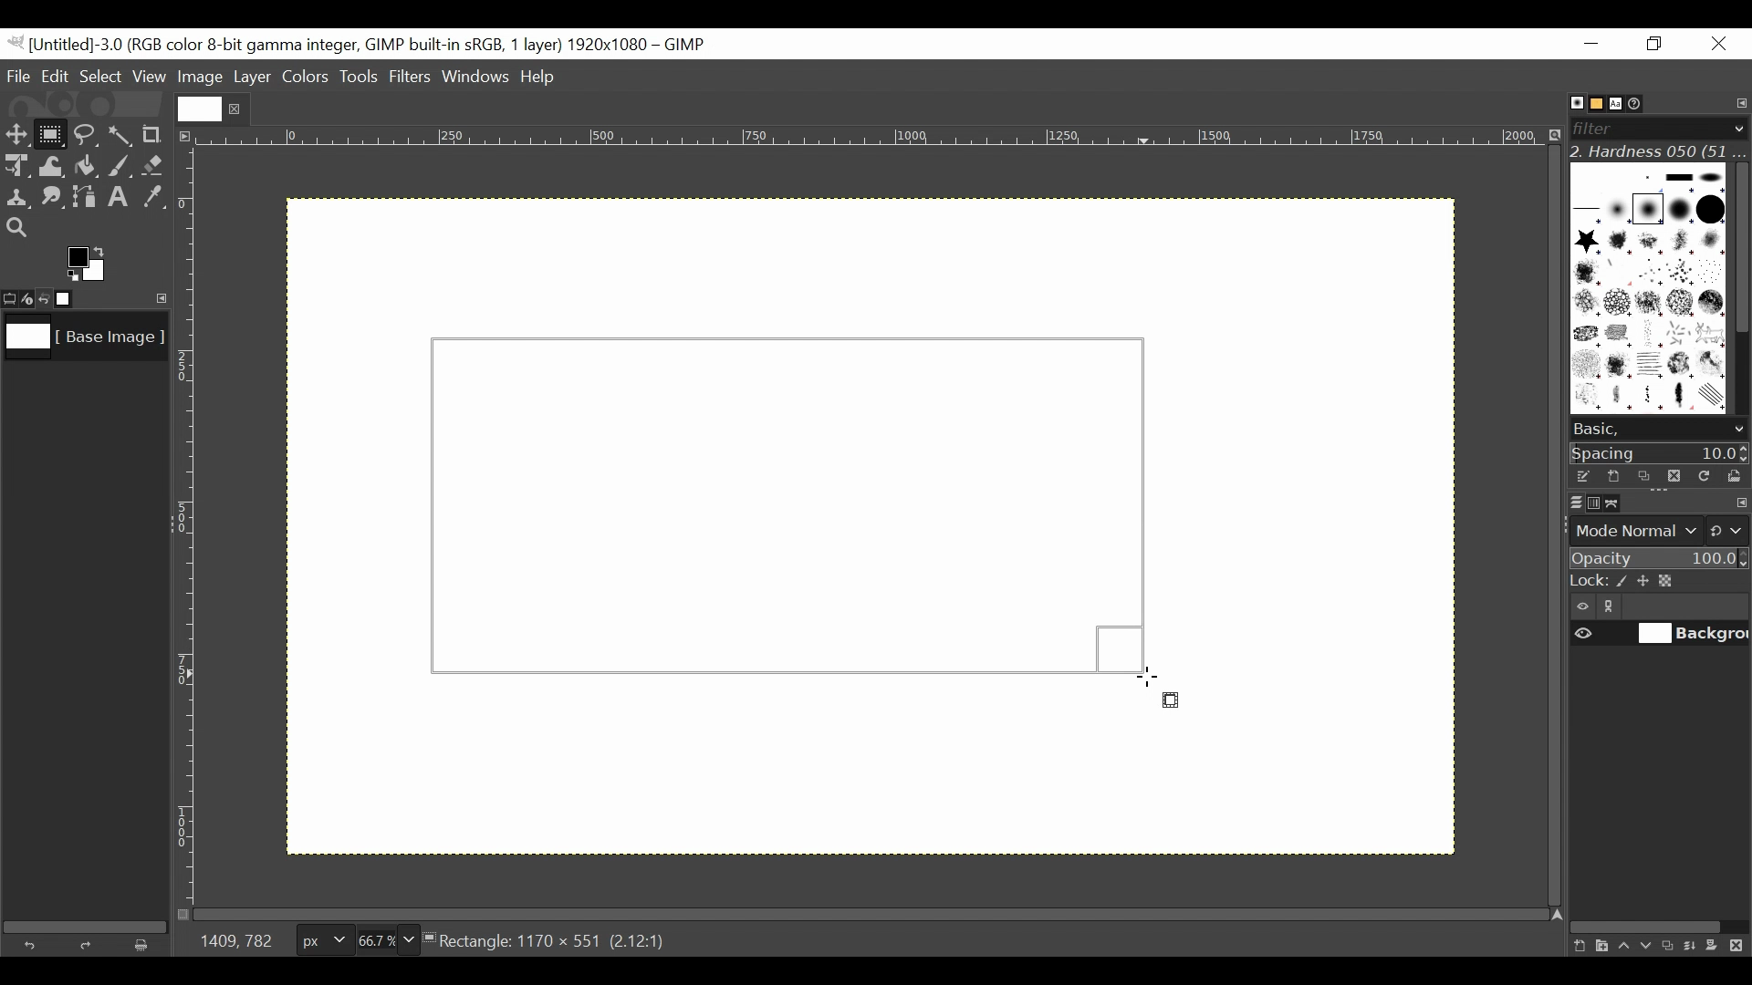 The height and width of the screenshot is (985, 1752). I want to click on Vertical scroll bar, so click(1741, 245).